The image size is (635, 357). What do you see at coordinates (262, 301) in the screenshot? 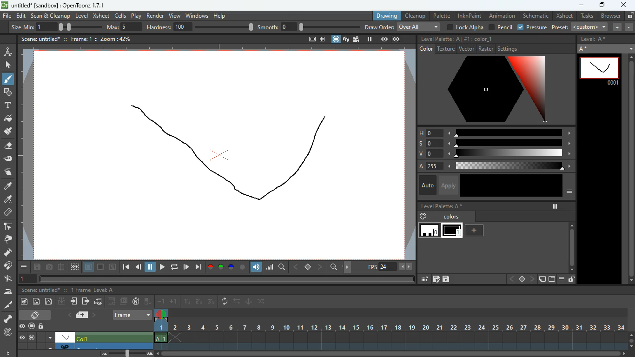
I see `swap` at bounding box center [262, 301].